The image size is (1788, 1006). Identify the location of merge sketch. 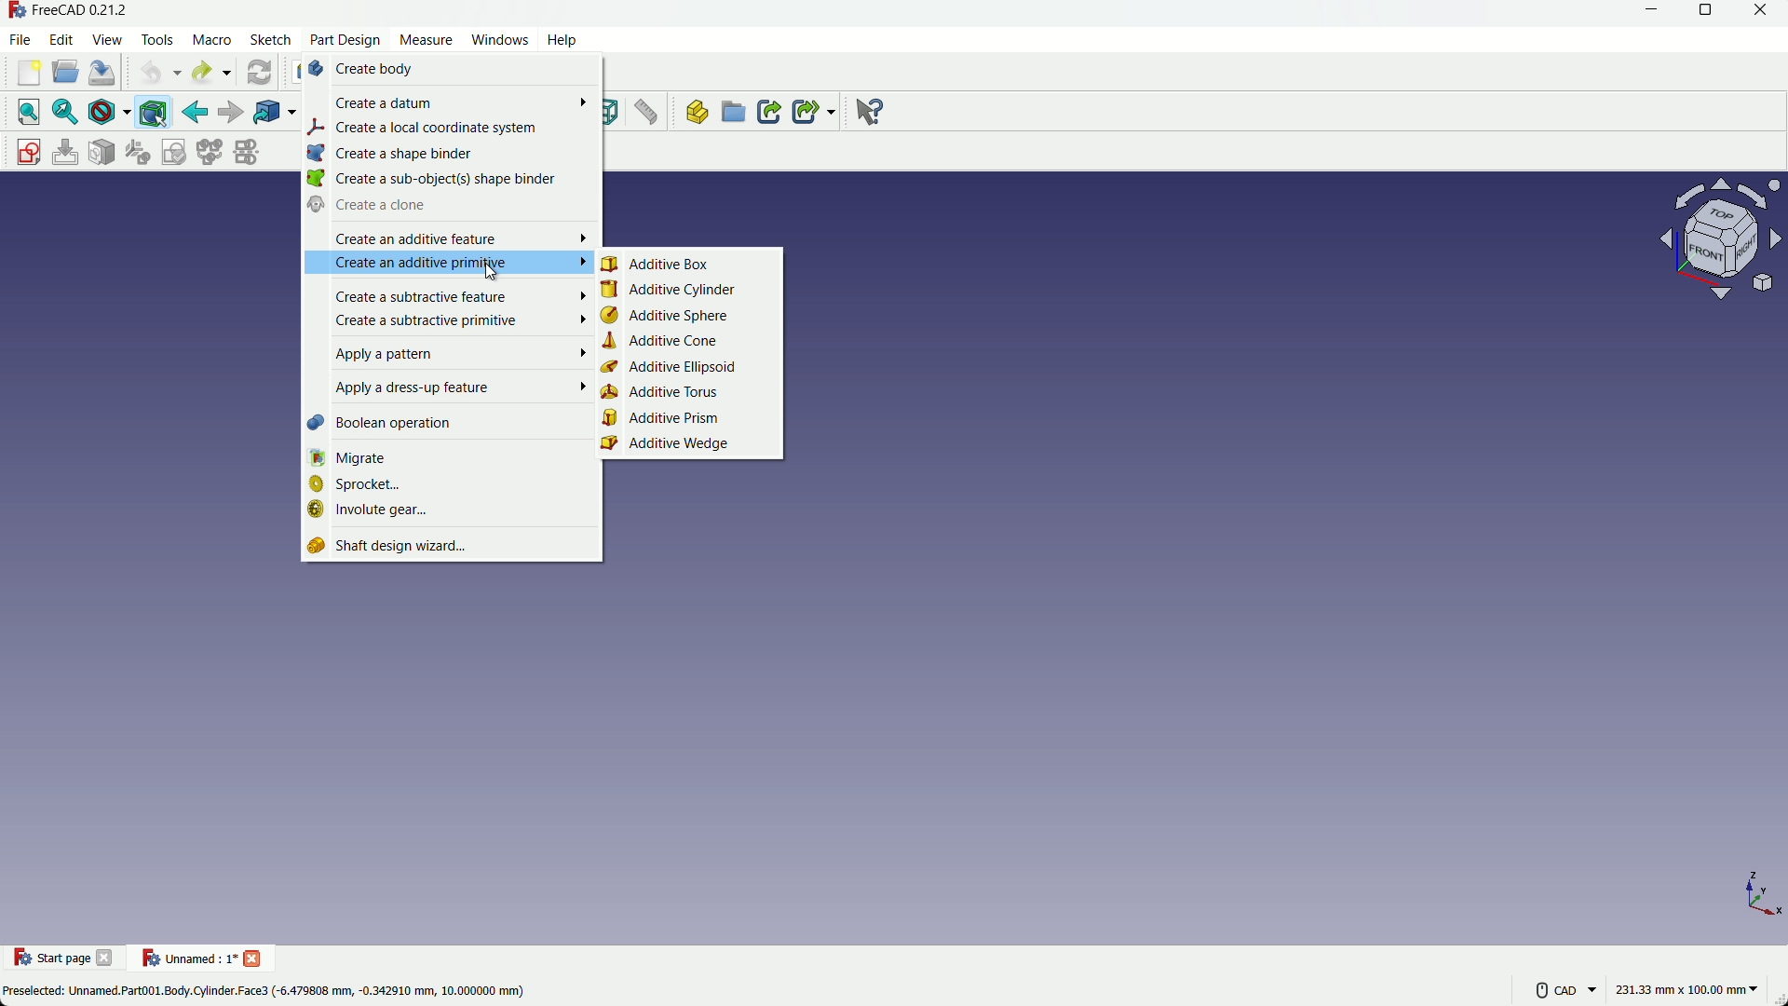
(208, 152).